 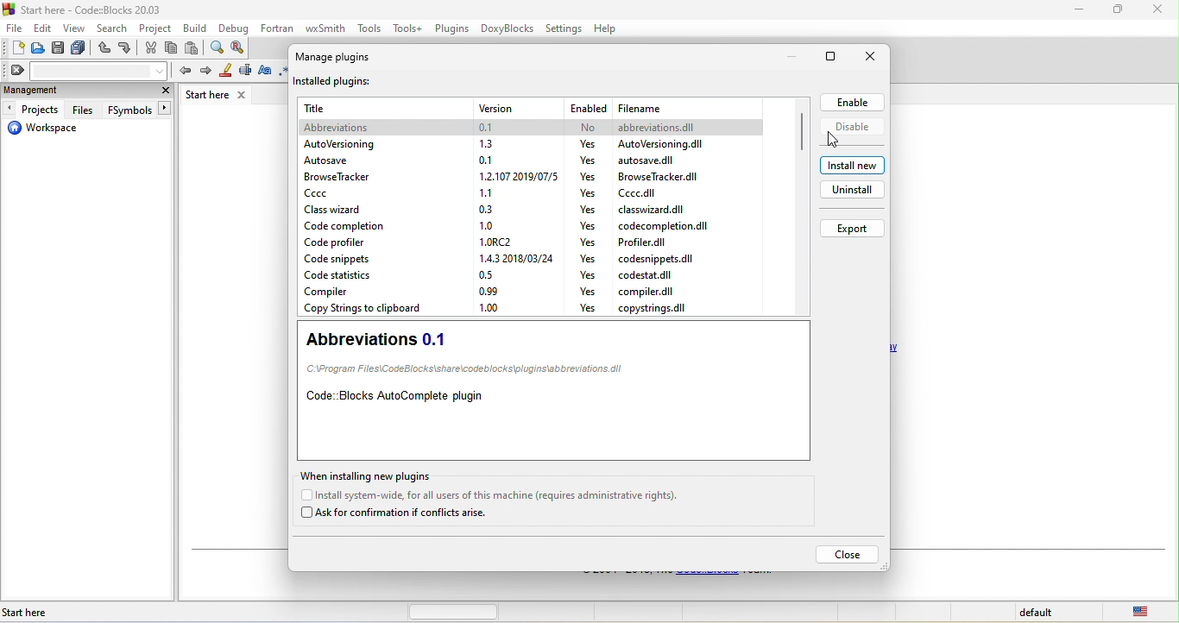 I want to click on projects, so click(x=35, y=108).